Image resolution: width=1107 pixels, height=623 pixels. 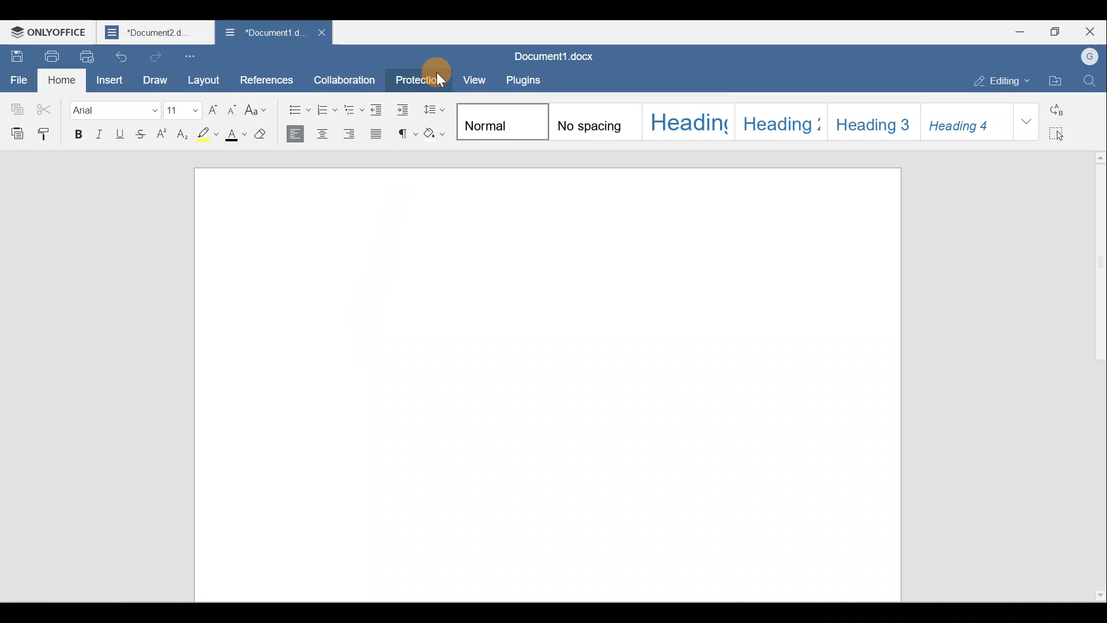 What do you see at coordinates (873, 121) in the screenshot?
I see `Style 5` at bounding box center [873, 121].